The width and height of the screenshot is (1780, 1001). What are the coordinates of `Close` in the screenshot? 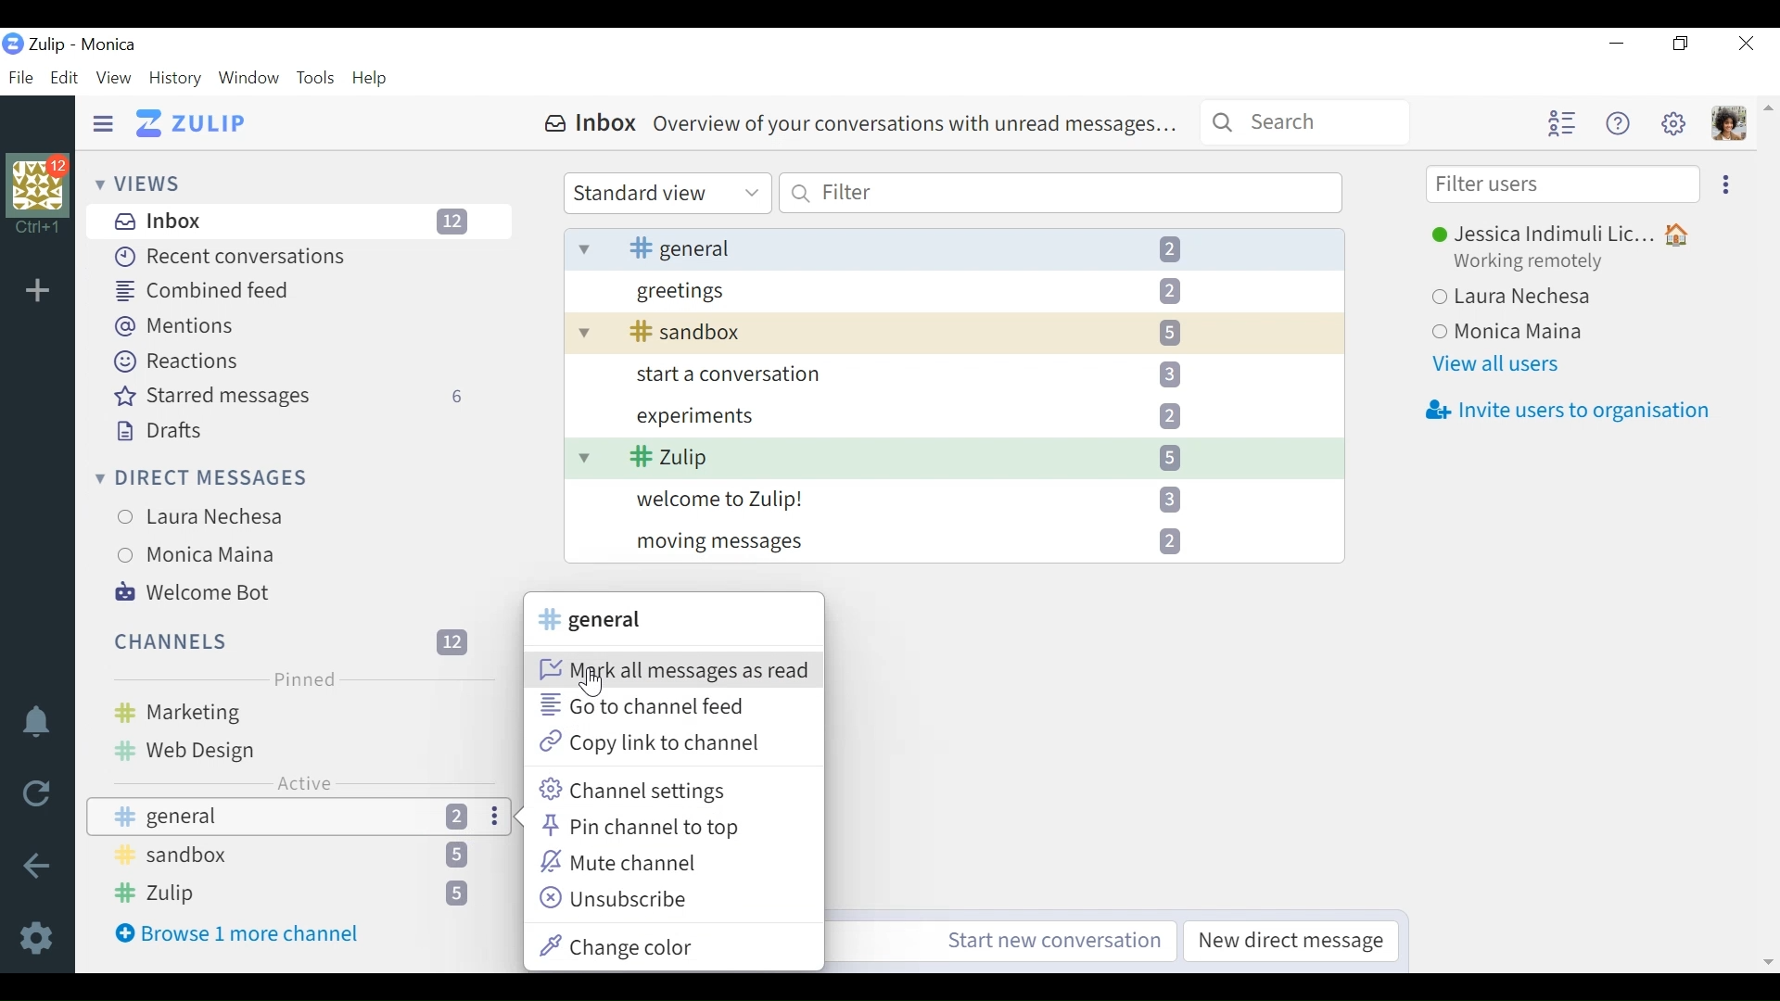 It's located at (1748, 43).